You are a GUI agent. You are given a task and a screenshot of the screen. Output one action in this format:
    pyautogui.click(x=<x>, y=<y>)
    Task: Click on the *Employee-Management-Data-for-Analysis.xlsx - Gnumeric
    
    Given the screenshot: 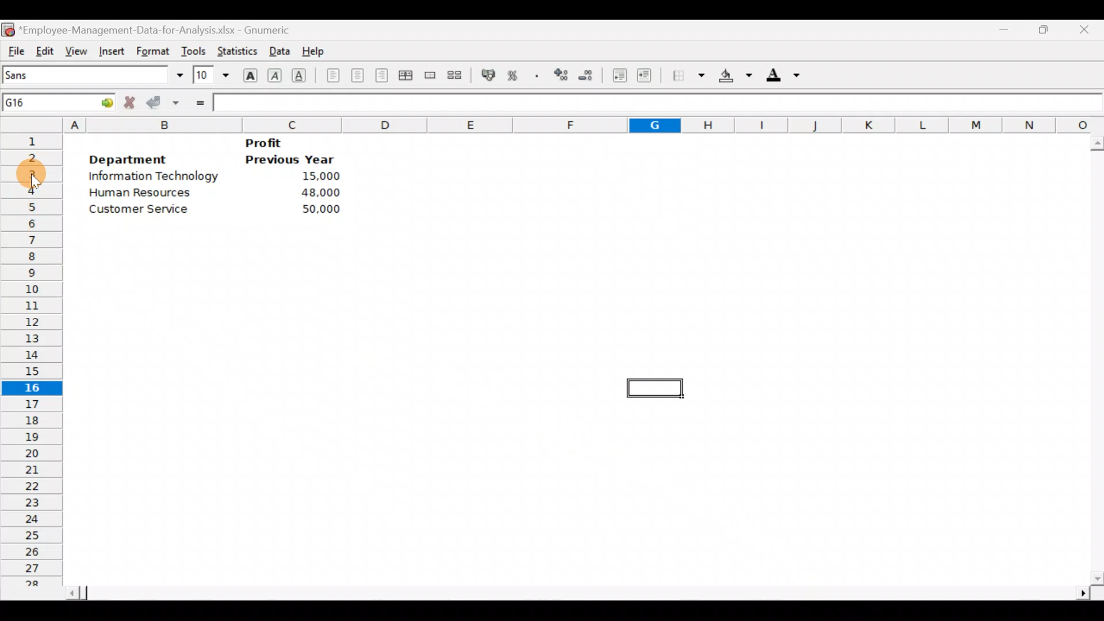 What is the action you would take?
    pyautogui.click(x=155, y=28)
    